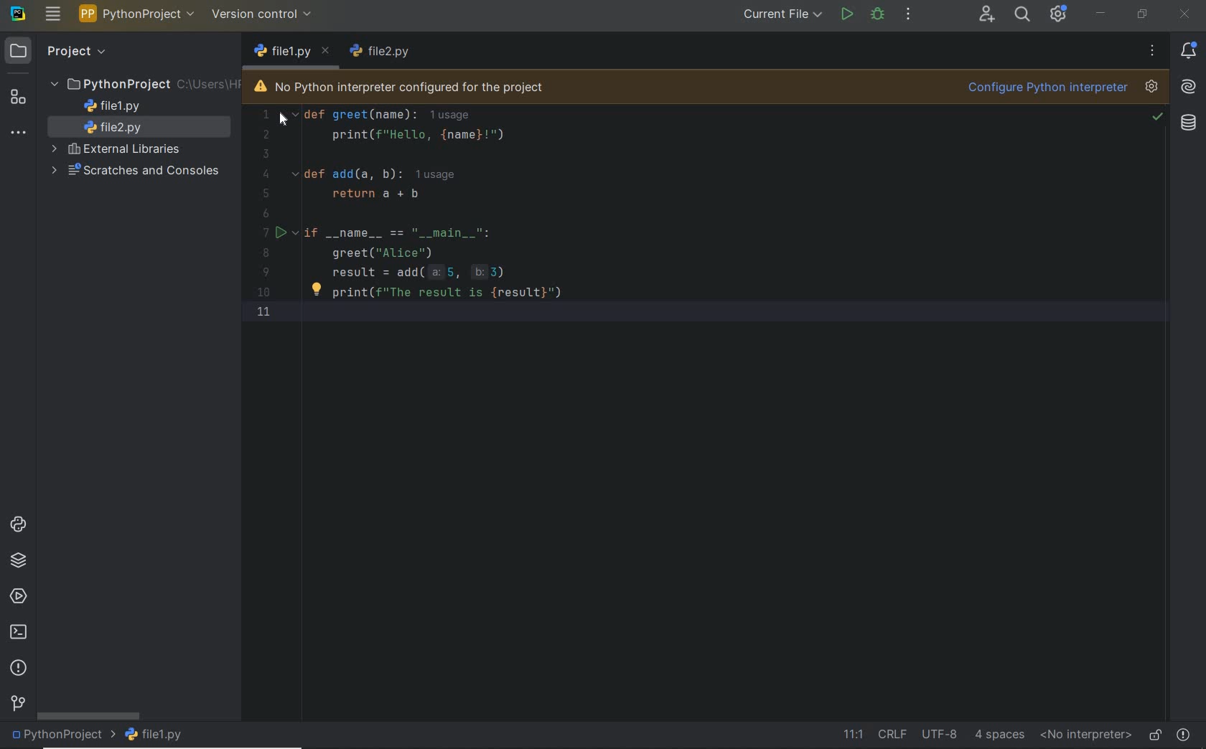 The width and height of the screenshot is (1206, 749). Describe the element at coordinates (20, 562) in the screenshot. I see `python packages` at that location.